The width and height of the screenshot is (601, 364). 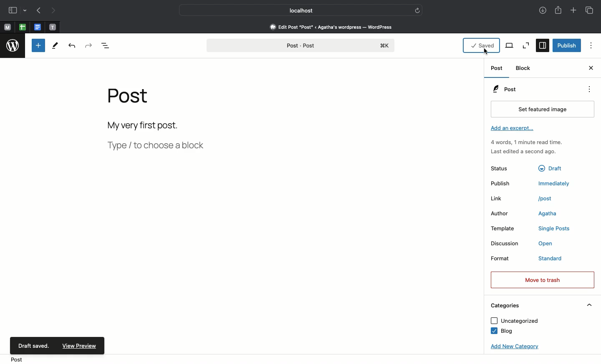 What do you see at coordinates (550, 244) in the screenshot?
I see `Open` at bounding box center [550, 244].